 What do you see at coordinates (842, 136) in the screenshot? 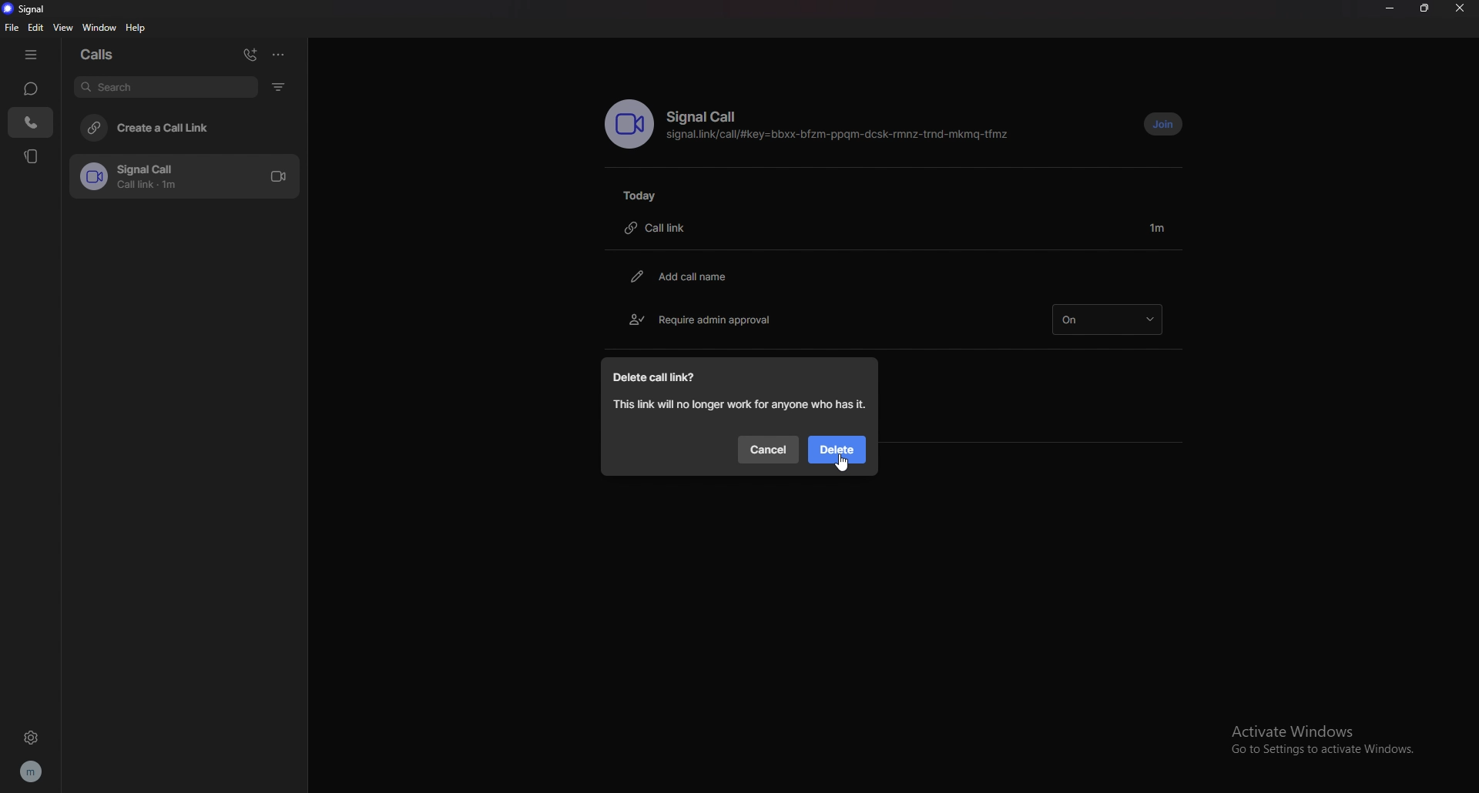
I see `signal.link/call/#key=bbxx-bfzm-ppqm-dcsk-rmnz-trnd-mkmq-tfmz` at bounding box center [842, 136].